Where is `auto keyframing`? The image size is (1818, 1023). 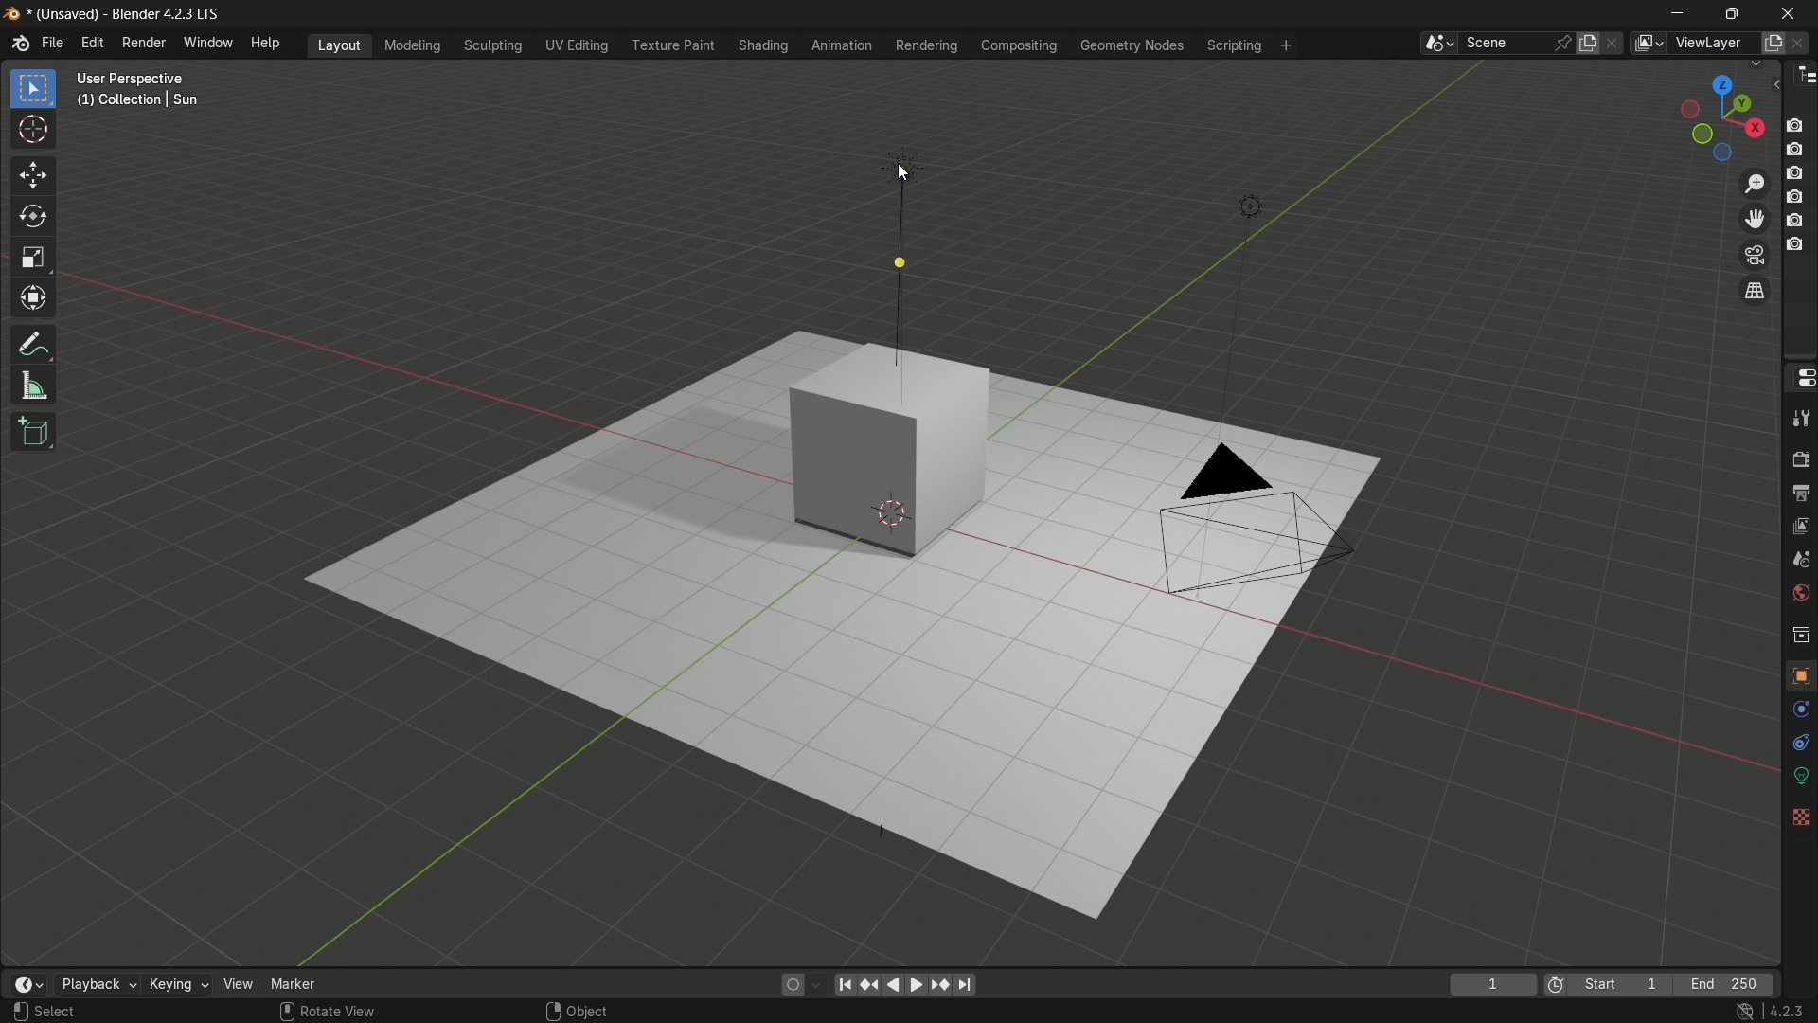 auto keyframing is located at coordinates (816, 986).